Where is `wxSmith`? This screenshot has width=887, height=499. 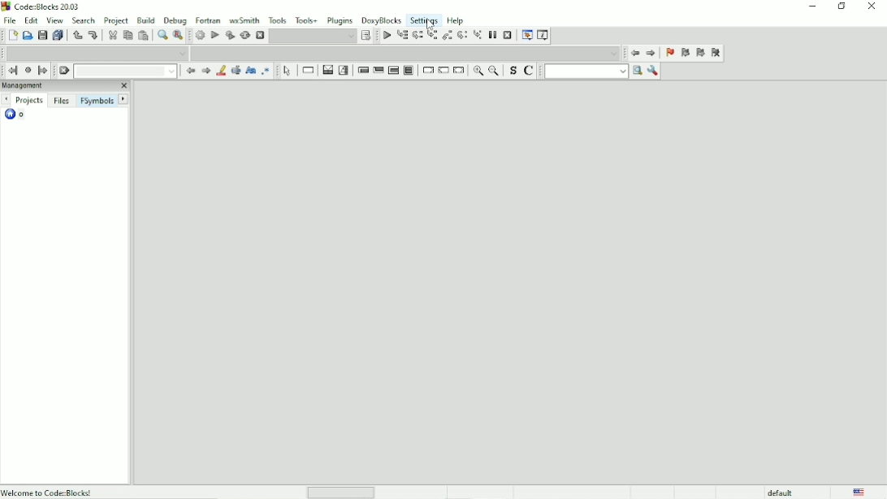 wxSmith is located at coordinates (244, 20).